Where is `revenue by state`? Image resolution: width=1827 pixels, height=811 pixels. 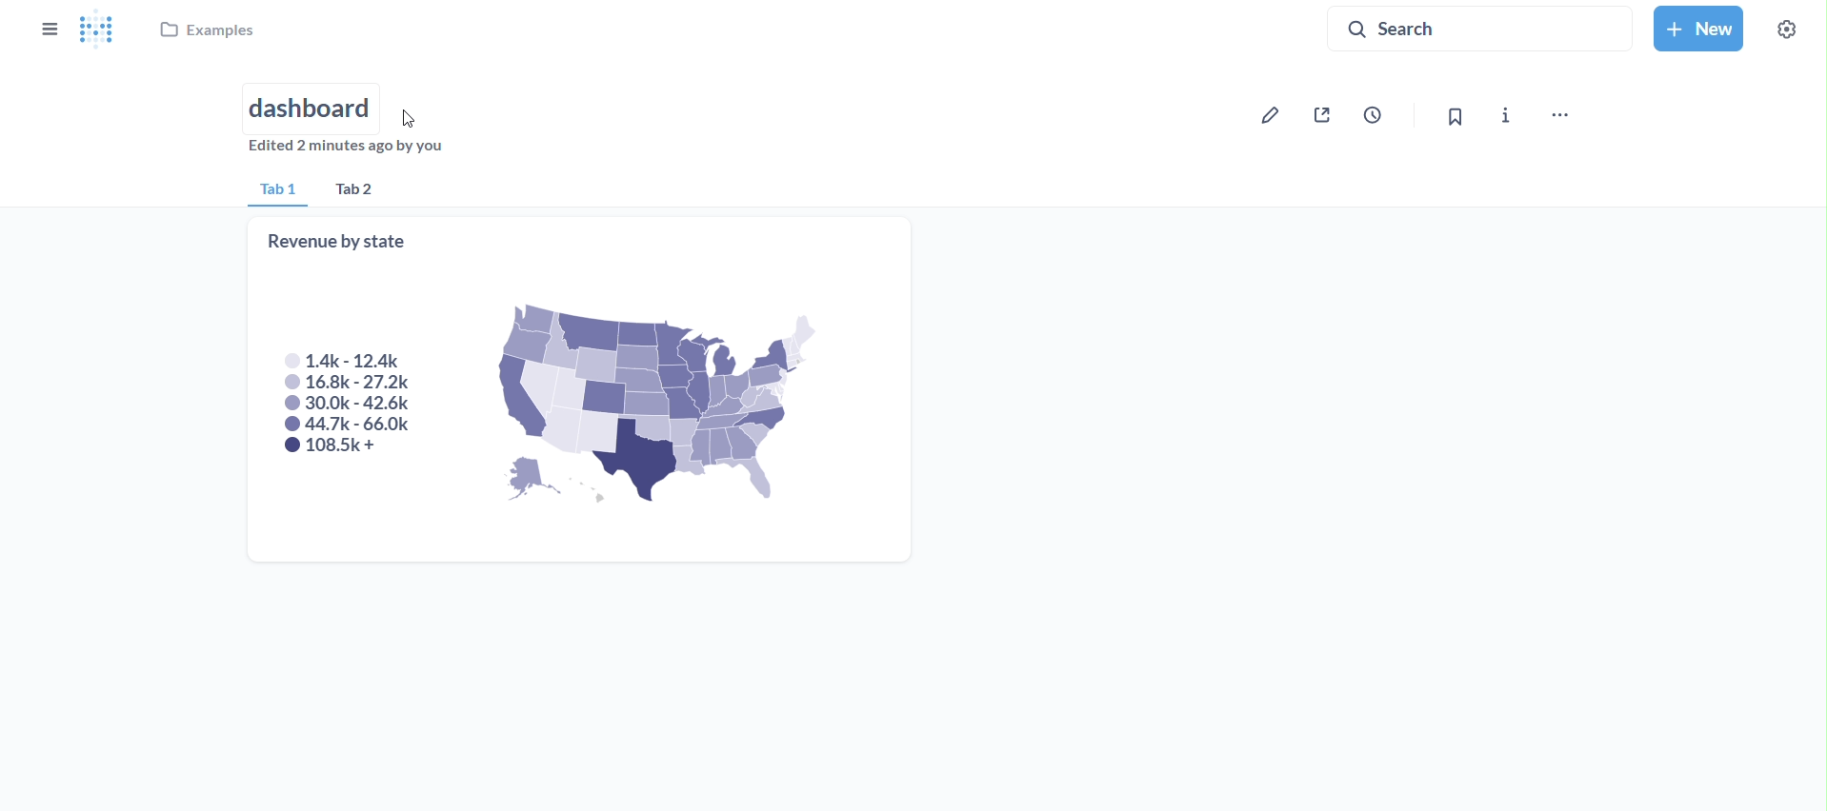
revenue by state is located at coordinates (580, 389).